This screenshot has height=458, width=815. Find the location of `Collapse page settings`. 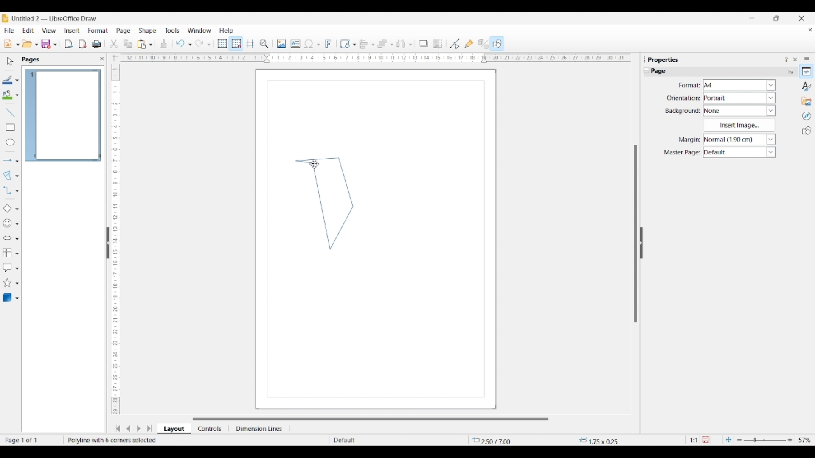

Collapse page settings is located at coordinates (646, 70).